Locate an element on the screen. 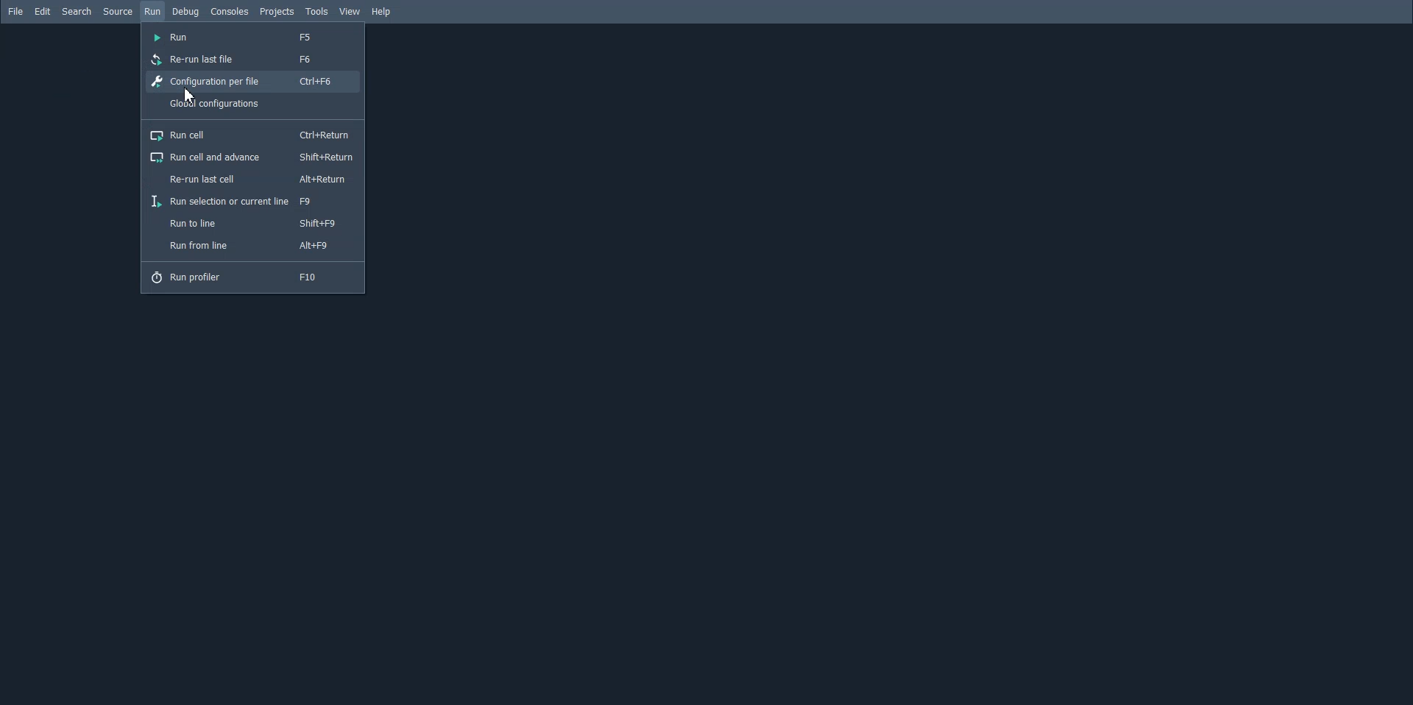 This screenshot has height=705, width=1413. Source is located at coordinates (116, 11).